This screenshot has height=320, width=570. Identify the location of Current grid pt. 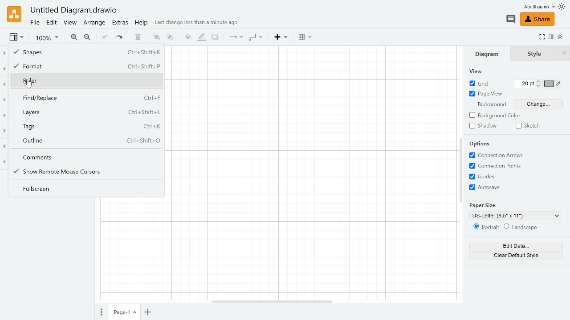
(524, 84).